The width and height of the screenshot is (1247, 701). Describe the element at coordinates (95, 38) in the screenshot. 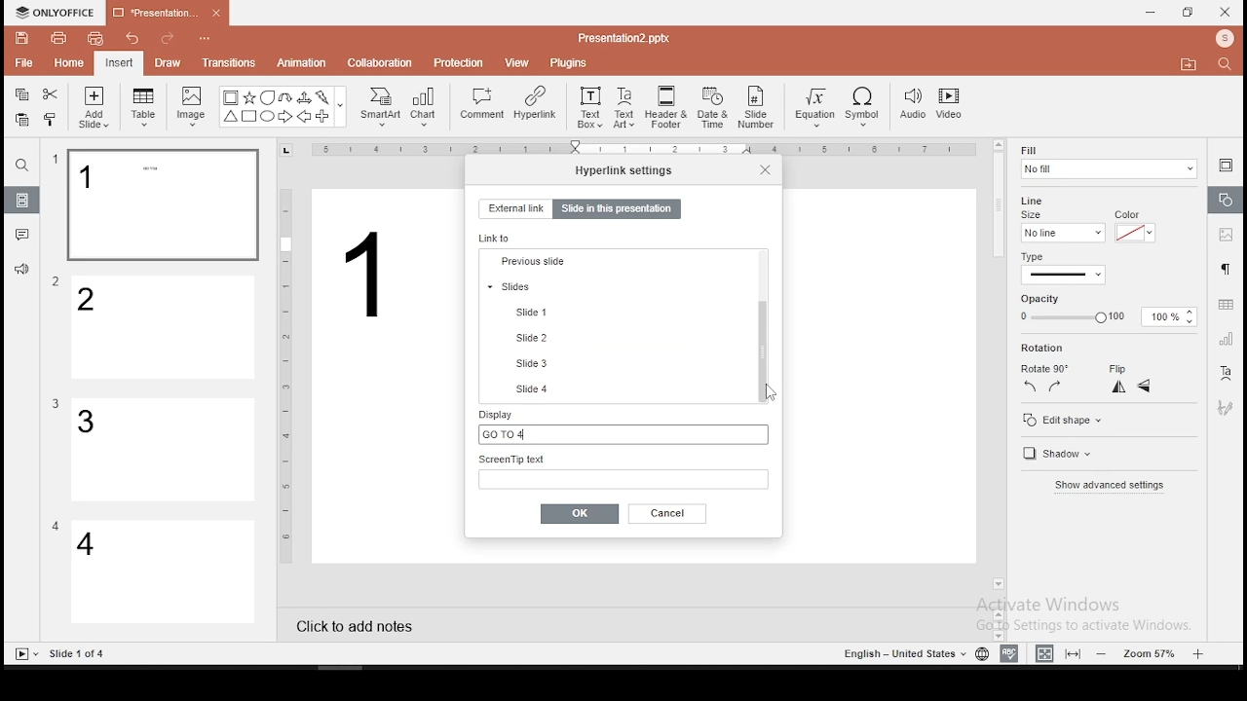

I see `quick print` at that location.